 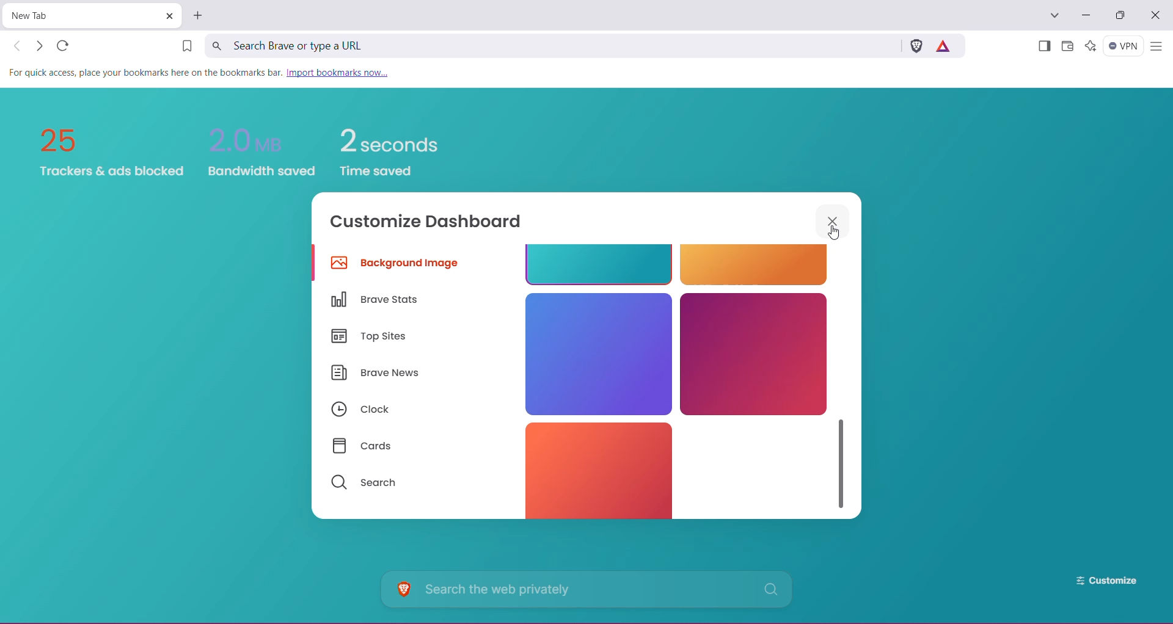 What do you see at coordinates (1097, 581) in the screenshot?
I see `Customize` at bounding box center [1097, 581].